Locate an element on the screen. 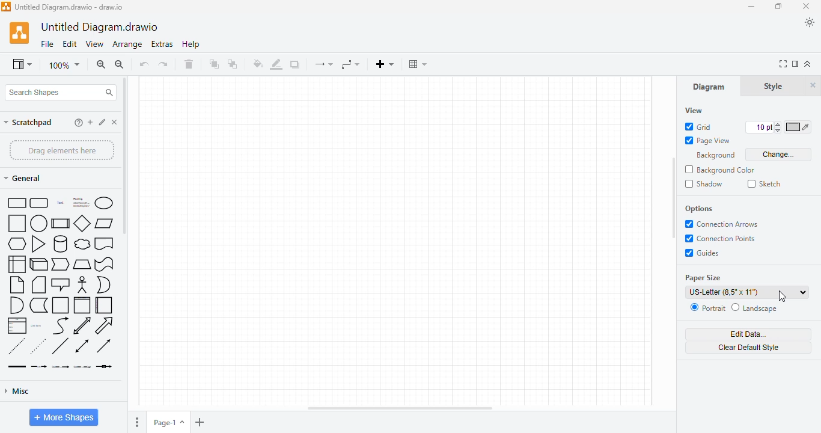  options is located at coordinates (138, 423).